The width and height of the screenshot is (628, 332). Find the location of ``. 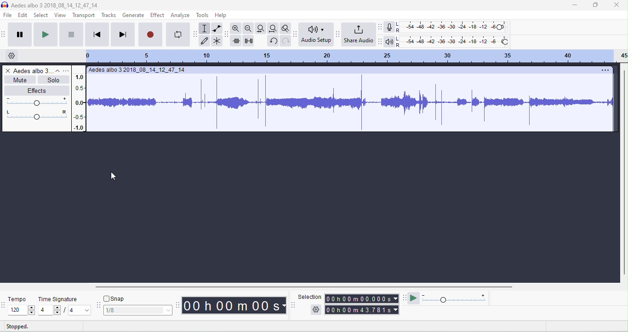

 is located at coordinates (40, 71).